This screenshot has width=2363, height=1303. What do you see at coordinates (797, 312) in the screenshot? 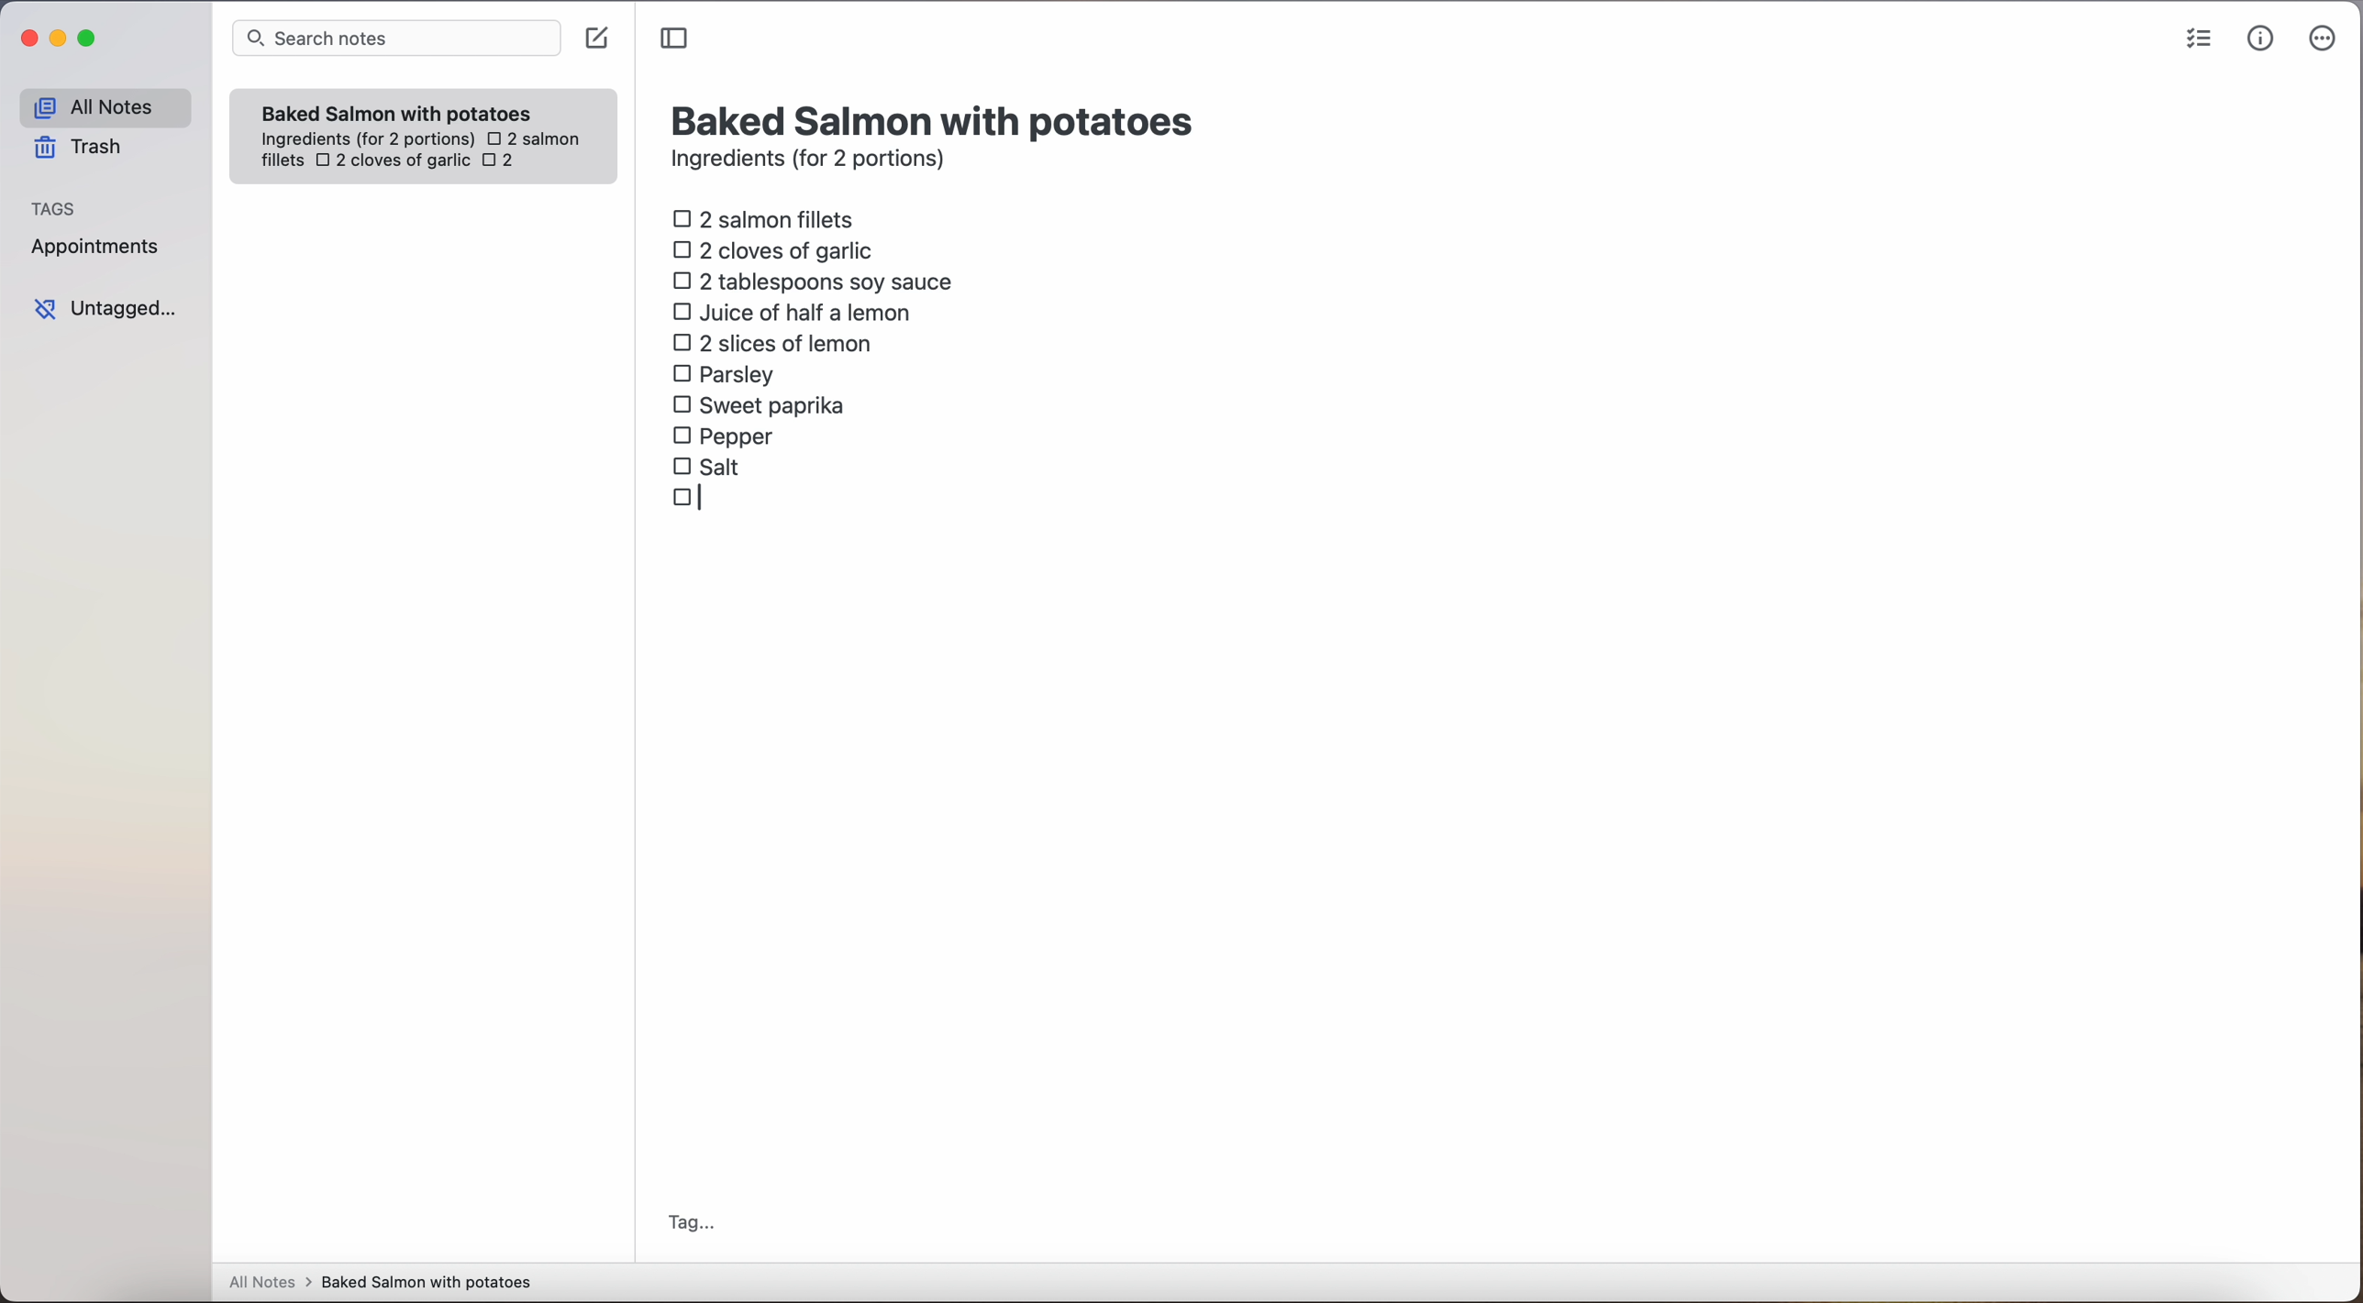
I see `juice of half a lemon` at bounding box center [797, 312].